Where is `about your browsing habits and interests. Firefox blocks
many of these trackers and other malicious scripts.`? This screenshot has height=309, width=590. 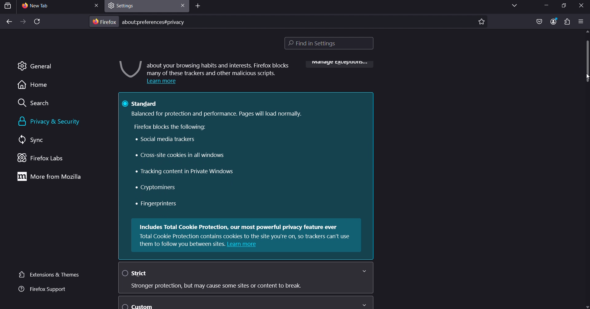
about your browsing habits and interests. Firefox blocks
many of these trackers and other malicious scripts. is located at coordinates (219, 68).